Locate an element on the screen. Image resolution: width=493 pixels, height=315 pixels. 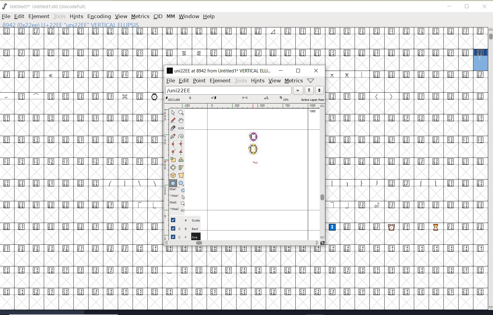
cut splines in two is located at coordinates (173, 128).